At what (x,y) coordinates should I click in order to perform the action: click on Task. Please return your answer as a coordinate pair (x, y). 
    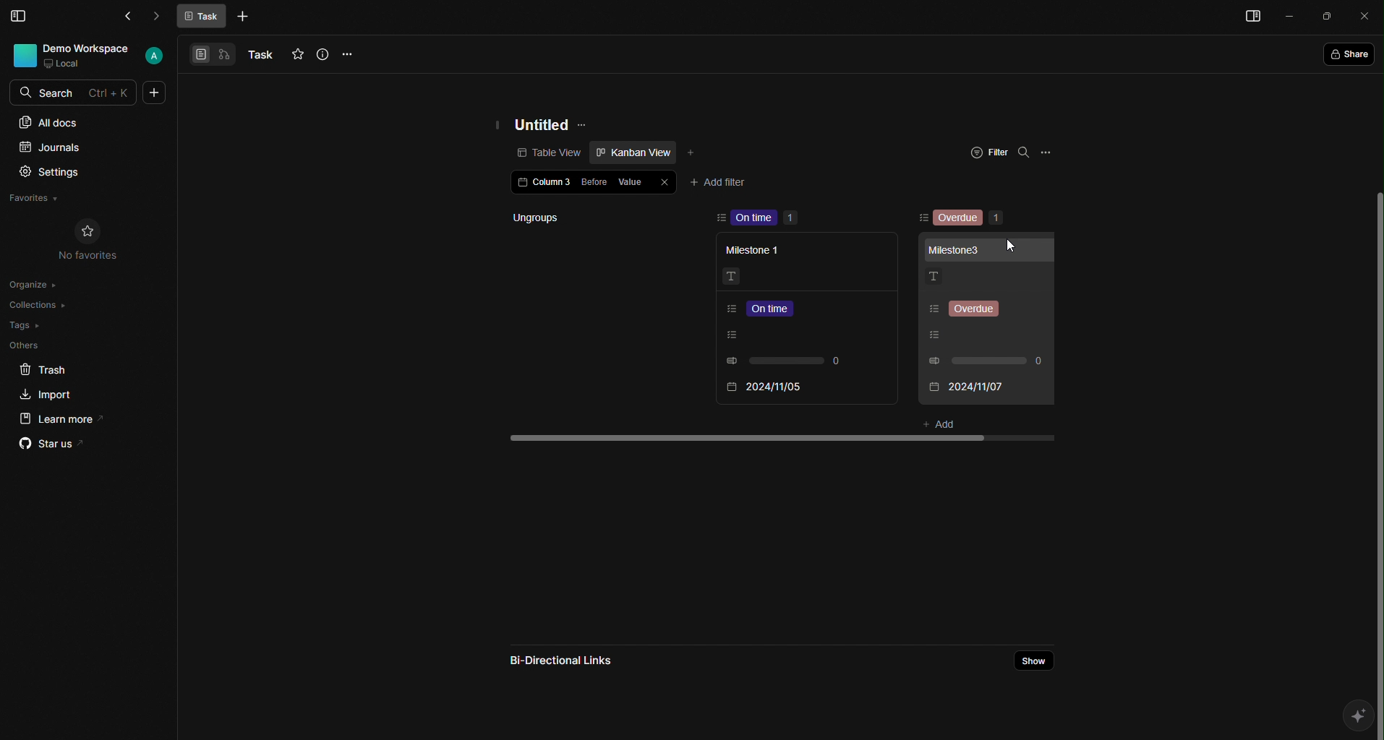
    Looking at the image, I should click on (260, 55).